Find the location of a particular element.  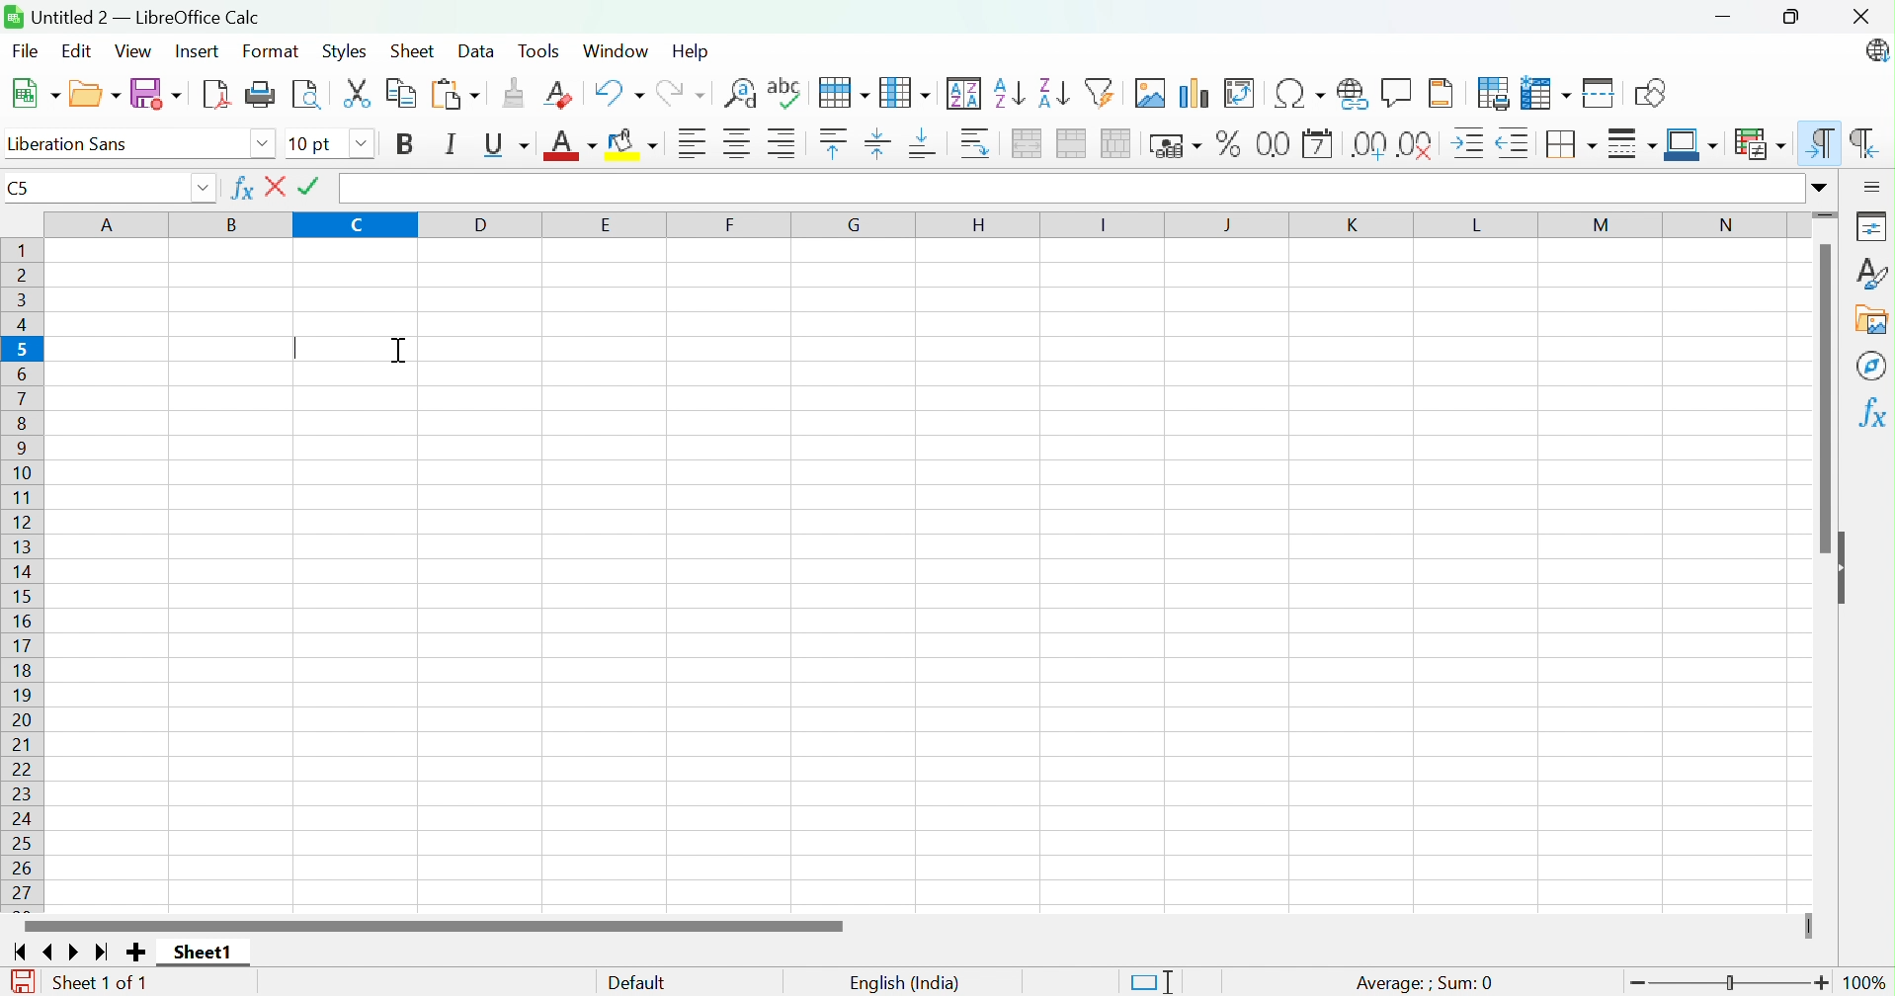

Restore down is located at coordinates (1792, 19).